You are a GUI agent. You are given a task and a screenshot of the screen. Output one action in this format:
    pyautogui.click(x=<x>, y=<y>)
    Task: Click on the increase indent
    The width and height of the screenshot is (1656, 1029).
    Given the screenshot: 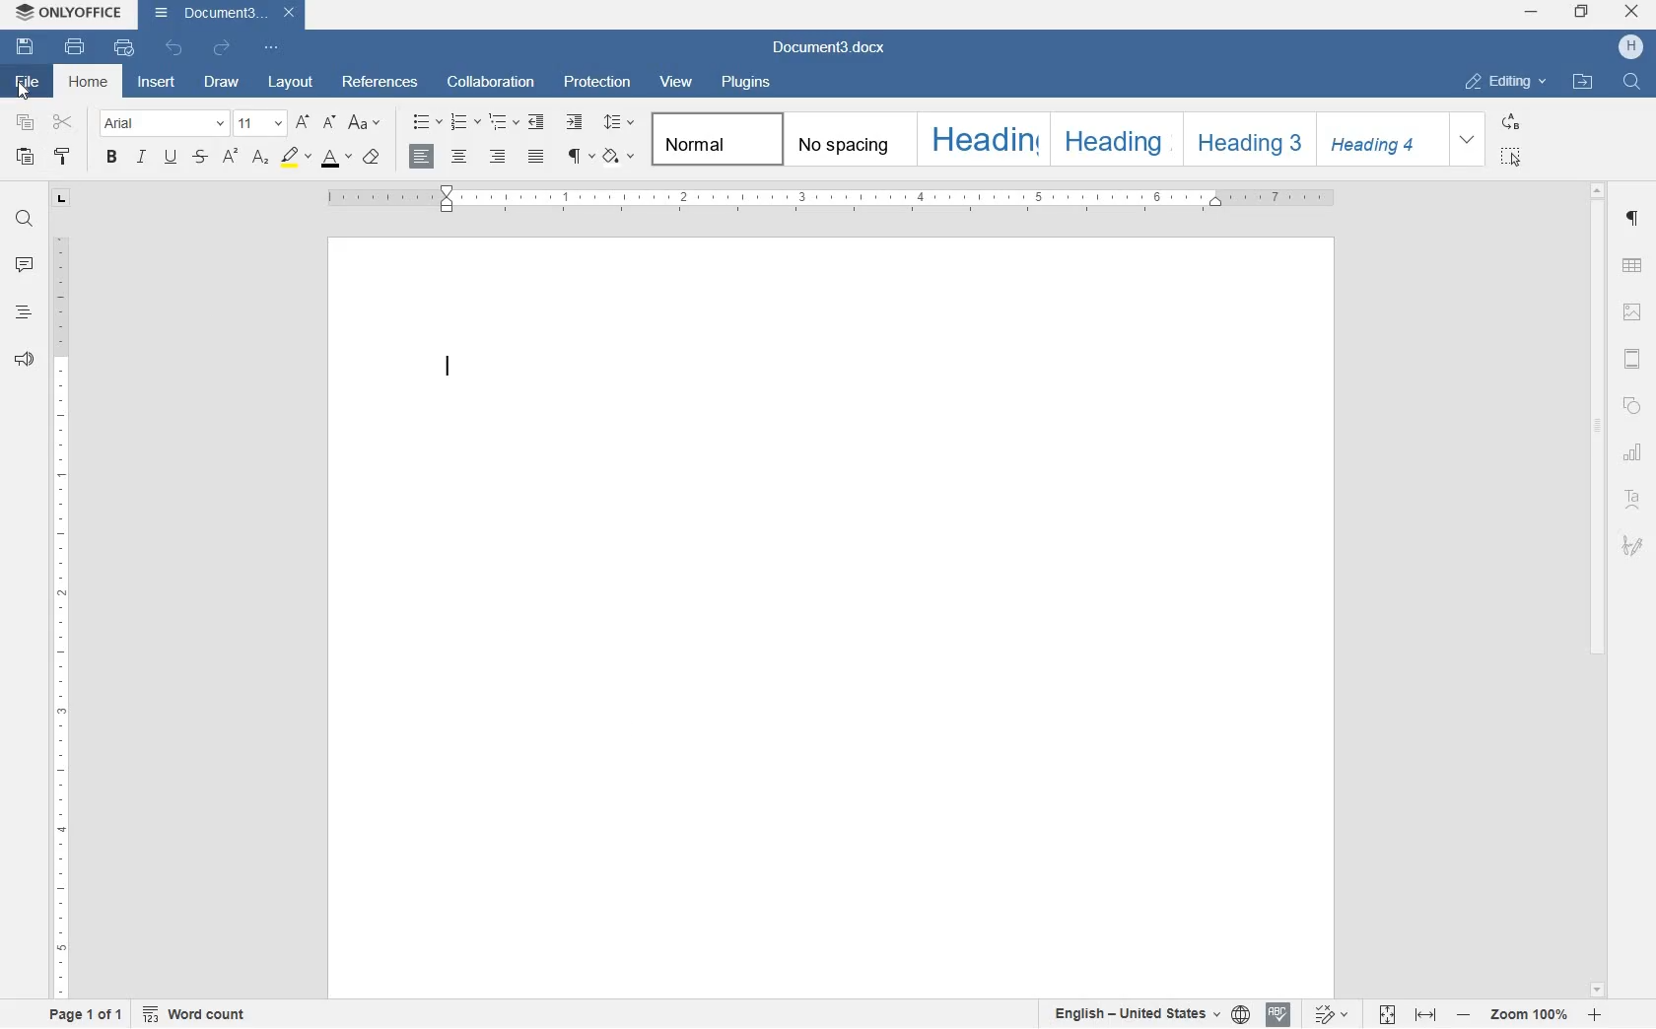 What is the action you would take?
    pyautogui.click(x=574, y=123)
    